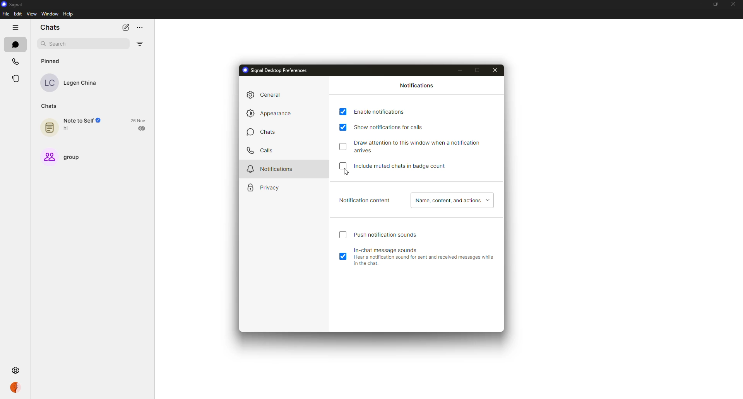  I want to click on enabled, so click(344, 127).